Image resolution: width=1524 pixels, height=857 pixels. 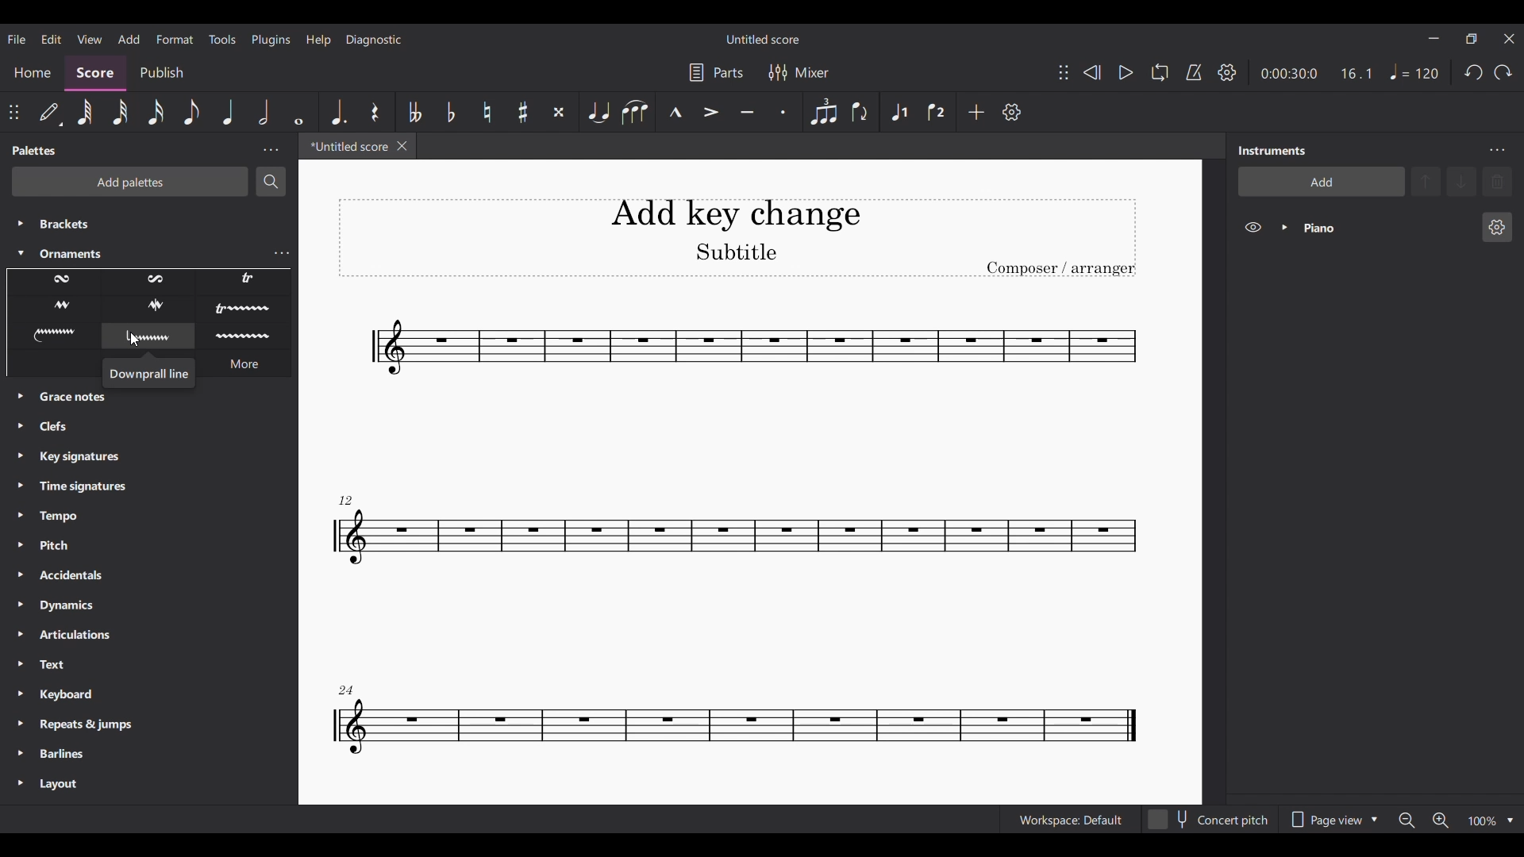 I want to click on Edit menu, so click(x=51, y=38).